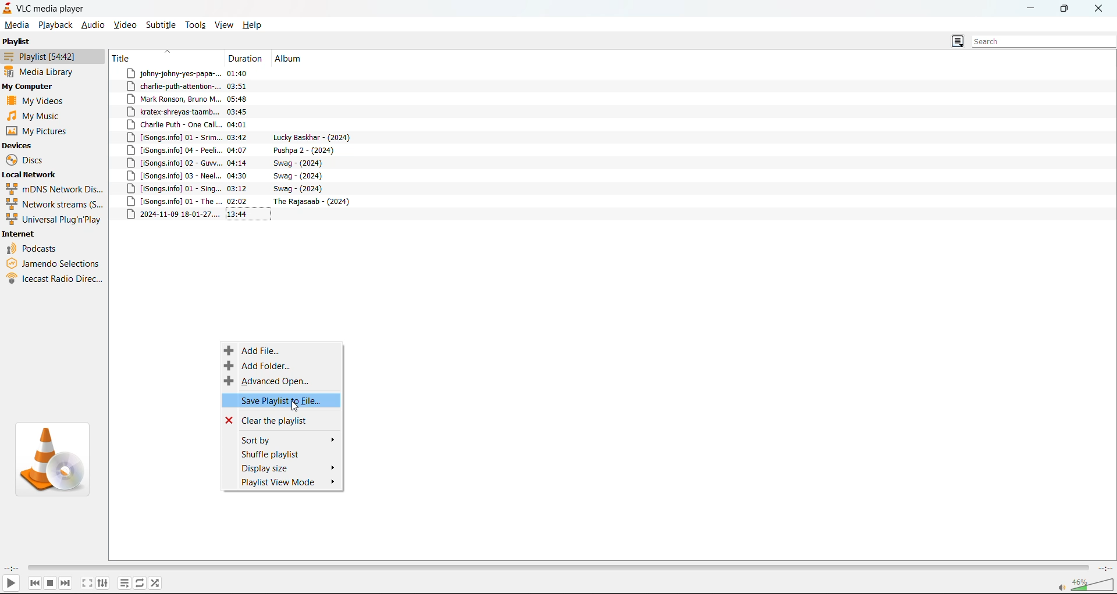 This screenshot has height=594, width=1117. Describe the element at coordinates (102, 582) in the screenshot. I see `settings` at that location.